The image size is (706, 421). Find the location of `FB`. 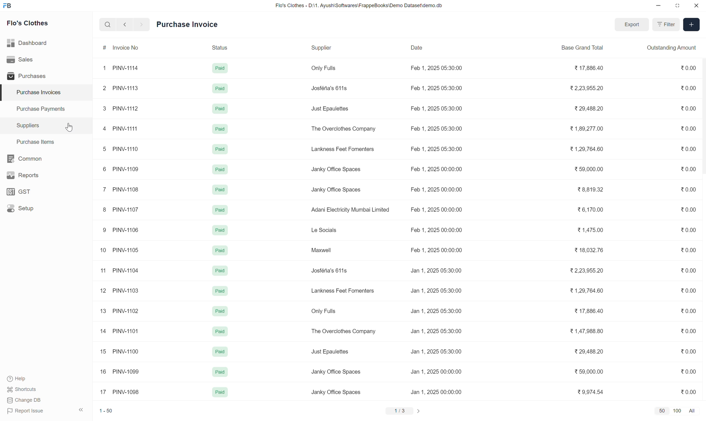

FB is located at coordinates (7, 6).